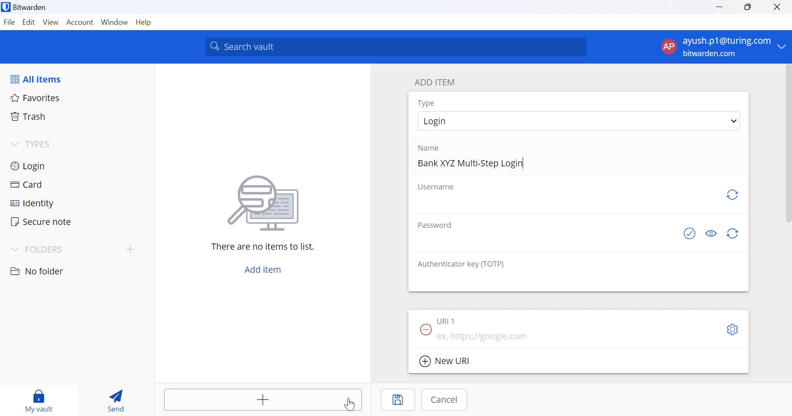 The width and height of the screenshot is (792, 416). I want to click on File, so click(9, 23).